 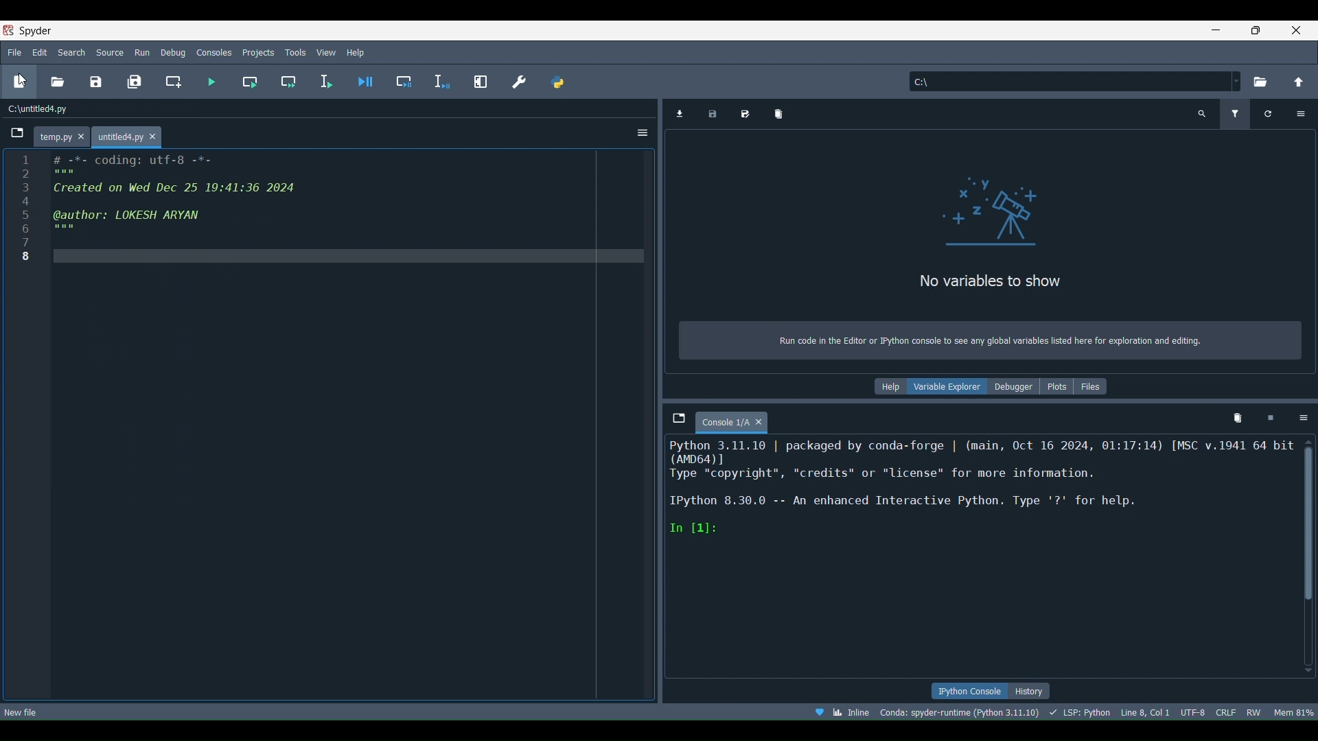 What do you see at coordinates (1146, 712) in the screenshot?
I see `Cursor position` at bounding box center [1146, 712].